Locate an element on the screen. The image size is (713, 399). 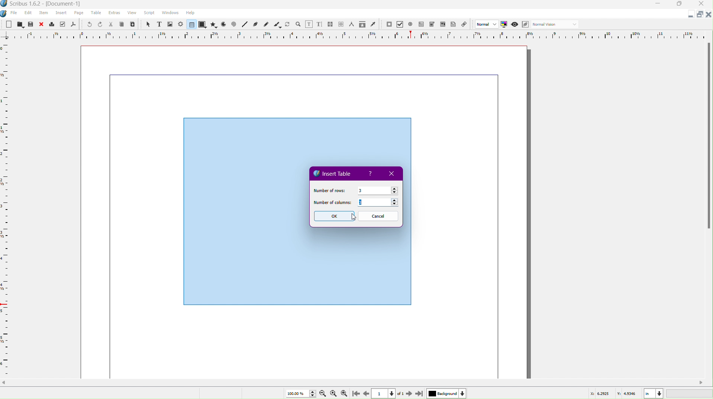
Help is located at coordinates (190, 13).